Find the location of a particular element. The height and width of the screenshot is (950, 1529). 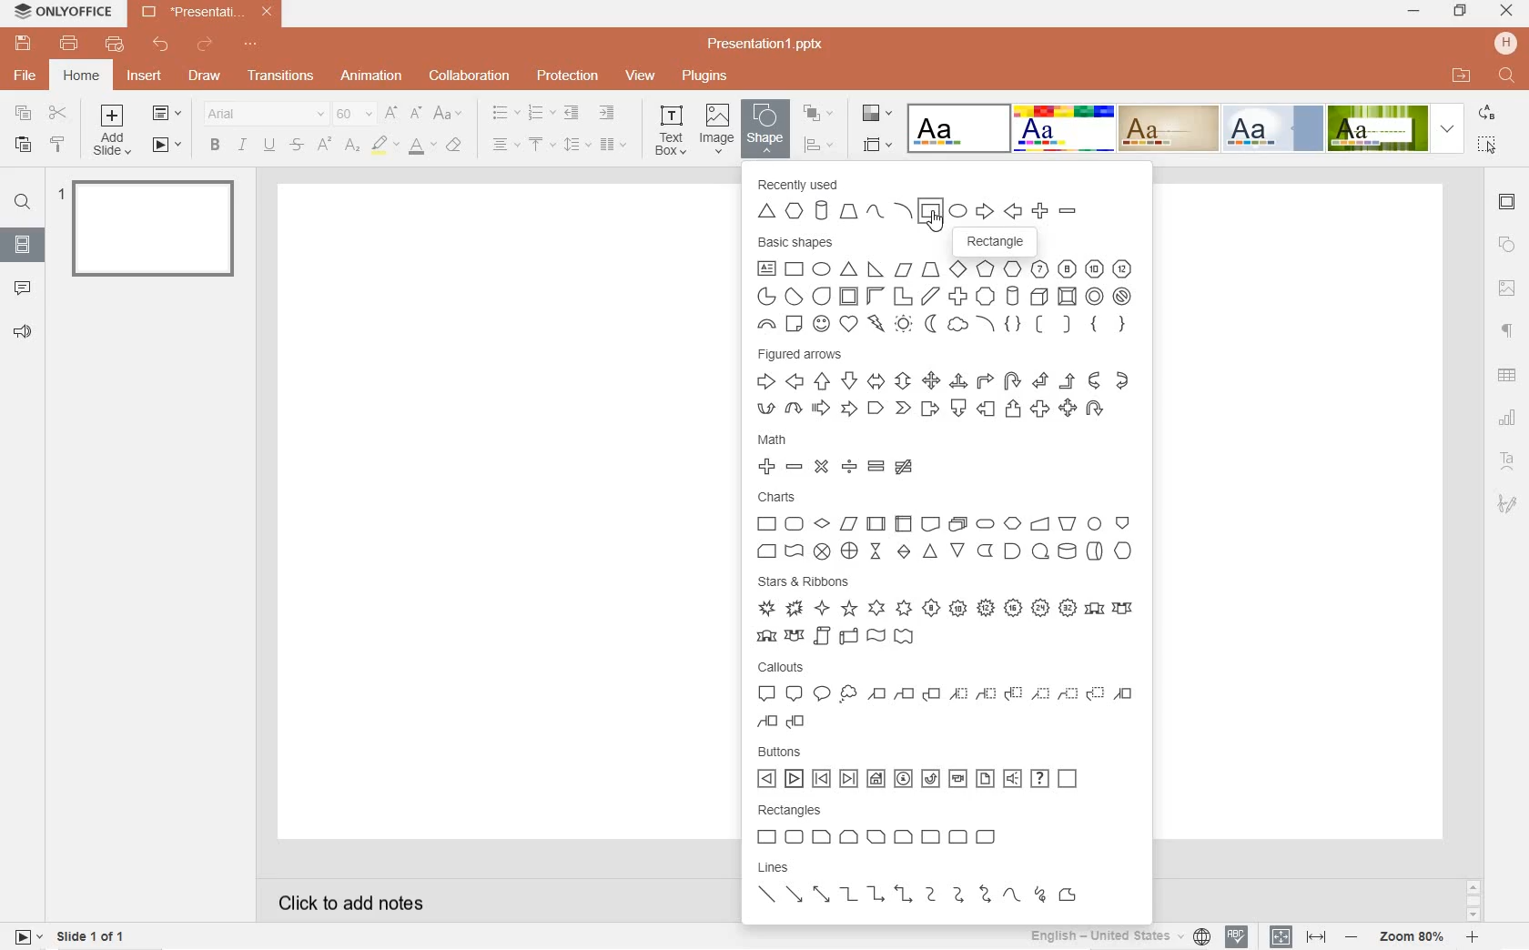

Bent Arrow is located at coordinates (985, 381).